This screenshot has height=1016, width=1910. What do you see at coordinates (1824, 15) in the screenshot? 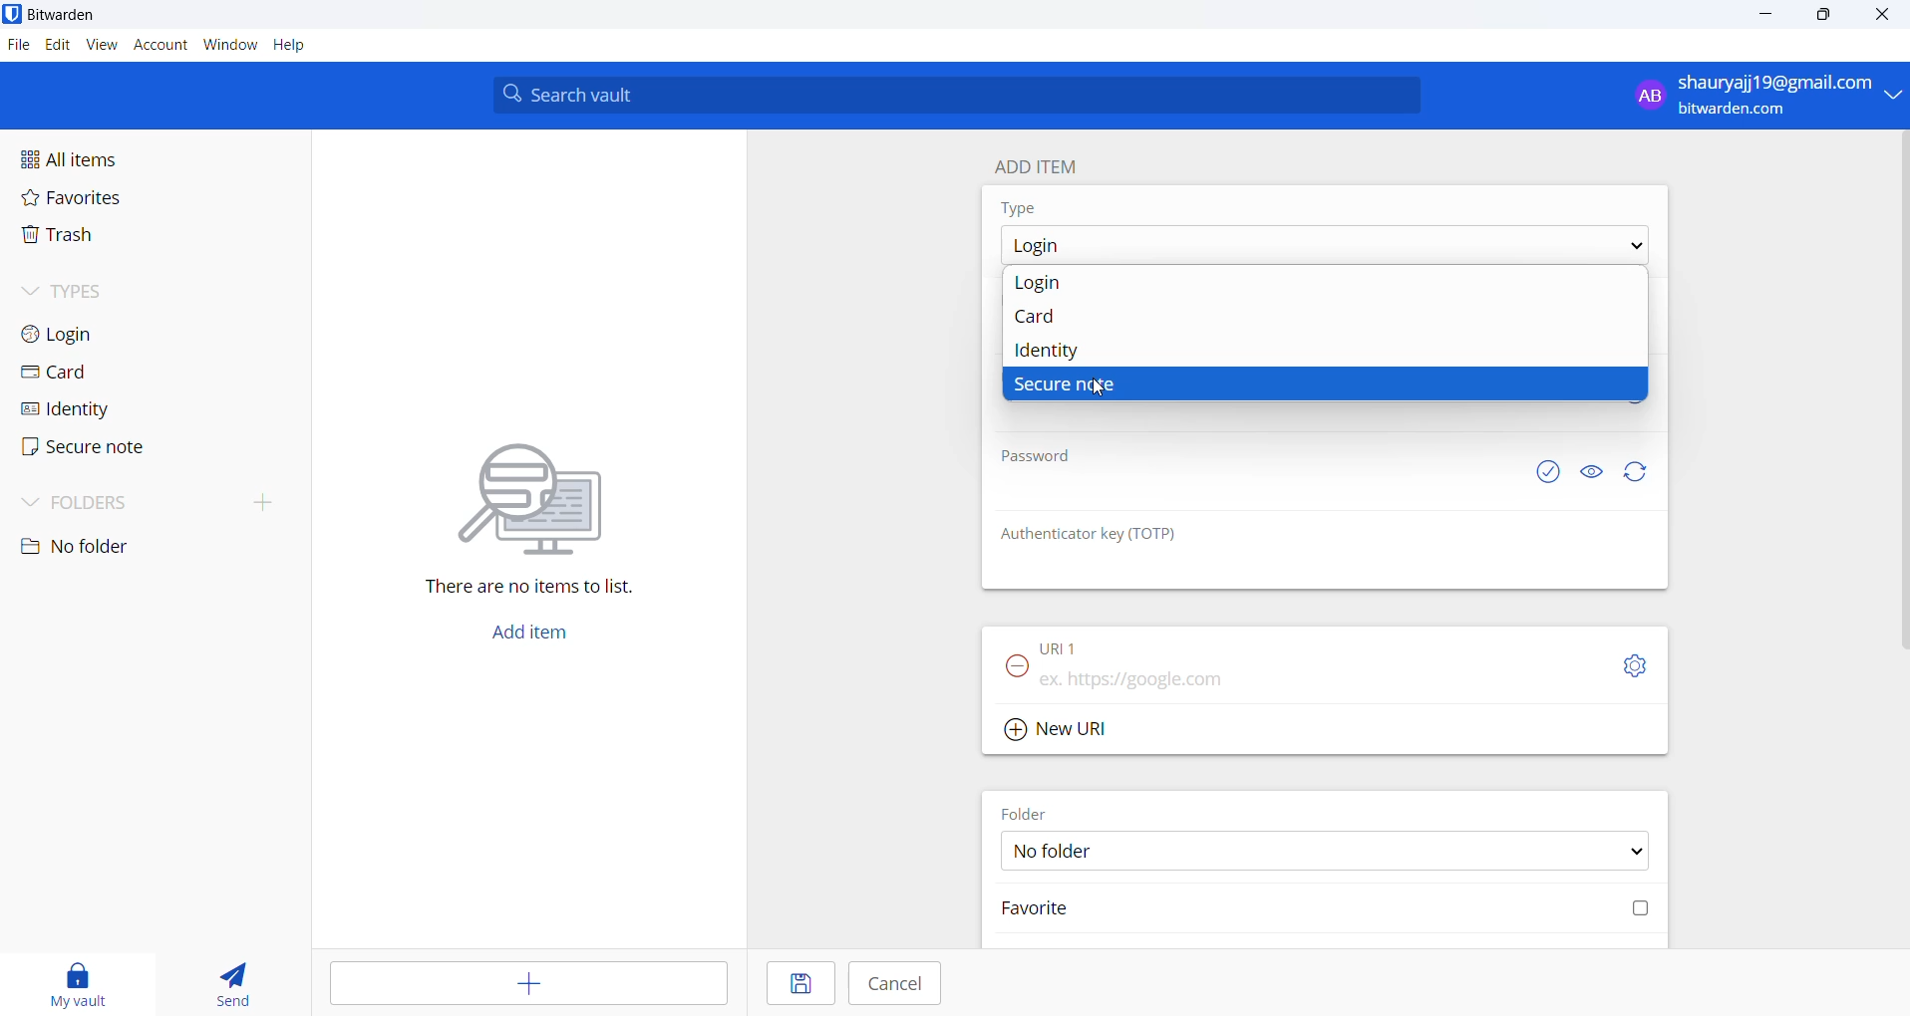
I see `maximize` at bounding box center [1824, 15].